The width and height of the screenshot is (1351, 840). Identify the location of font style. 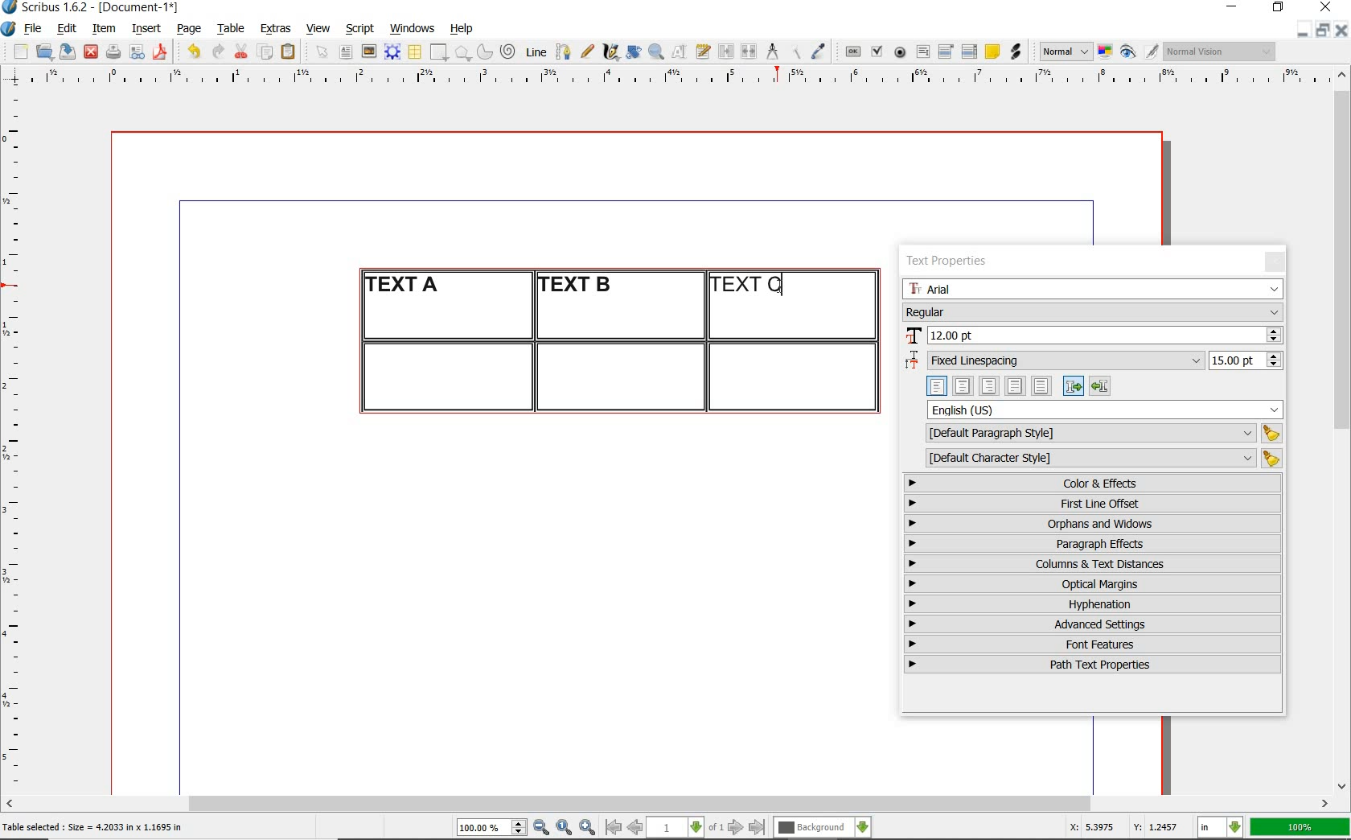
(1093, 311).